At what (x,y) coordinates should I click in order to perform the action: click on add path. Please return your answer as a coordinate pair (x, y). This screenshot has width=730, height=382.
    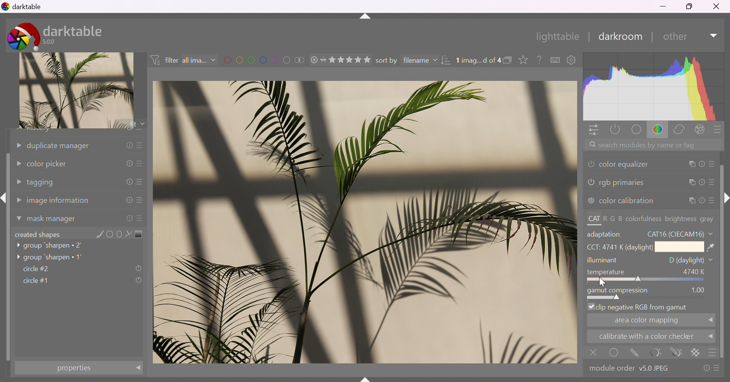
    Looking at the image, I should click on (129, 234).